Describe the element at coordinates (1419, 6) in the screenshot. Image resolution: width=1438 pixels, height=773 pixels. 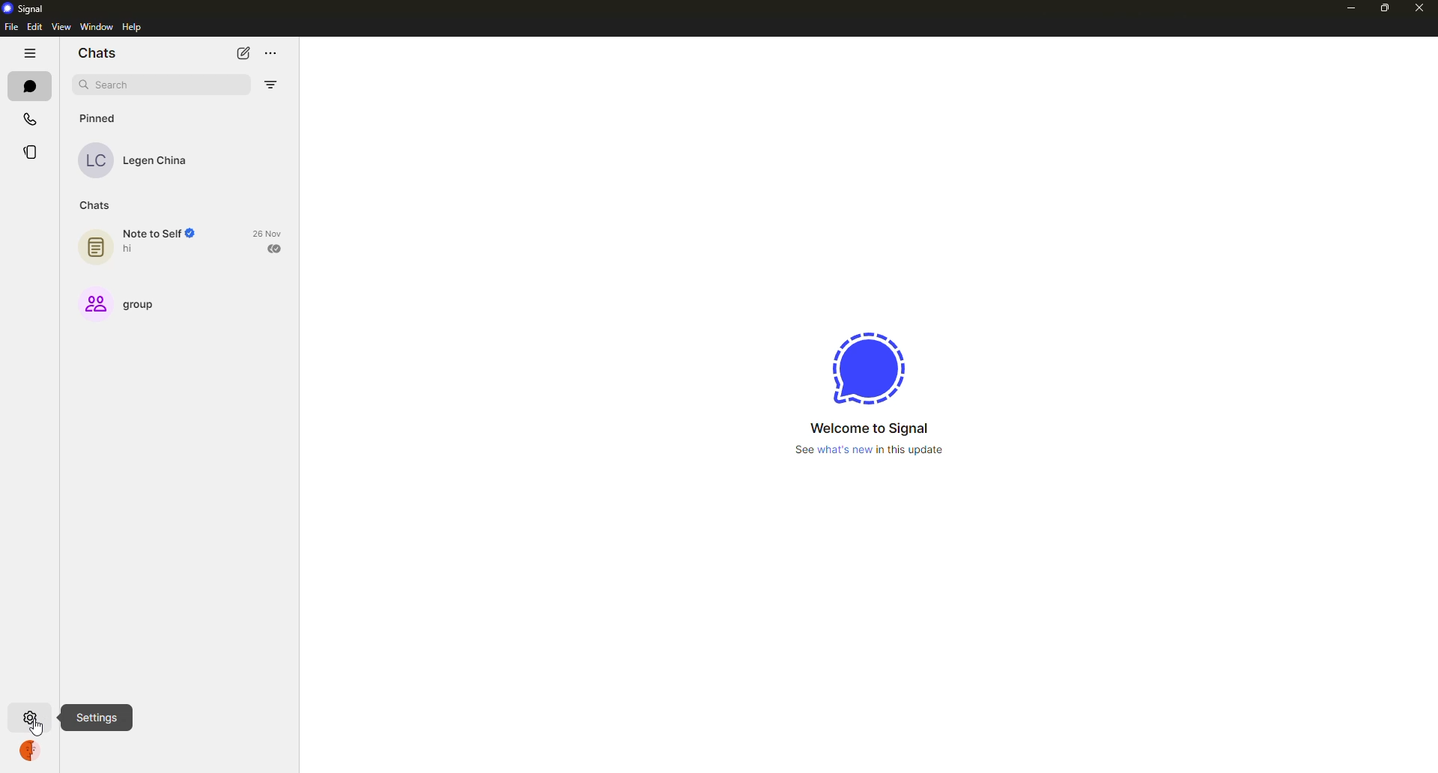
I see `close` at that location.